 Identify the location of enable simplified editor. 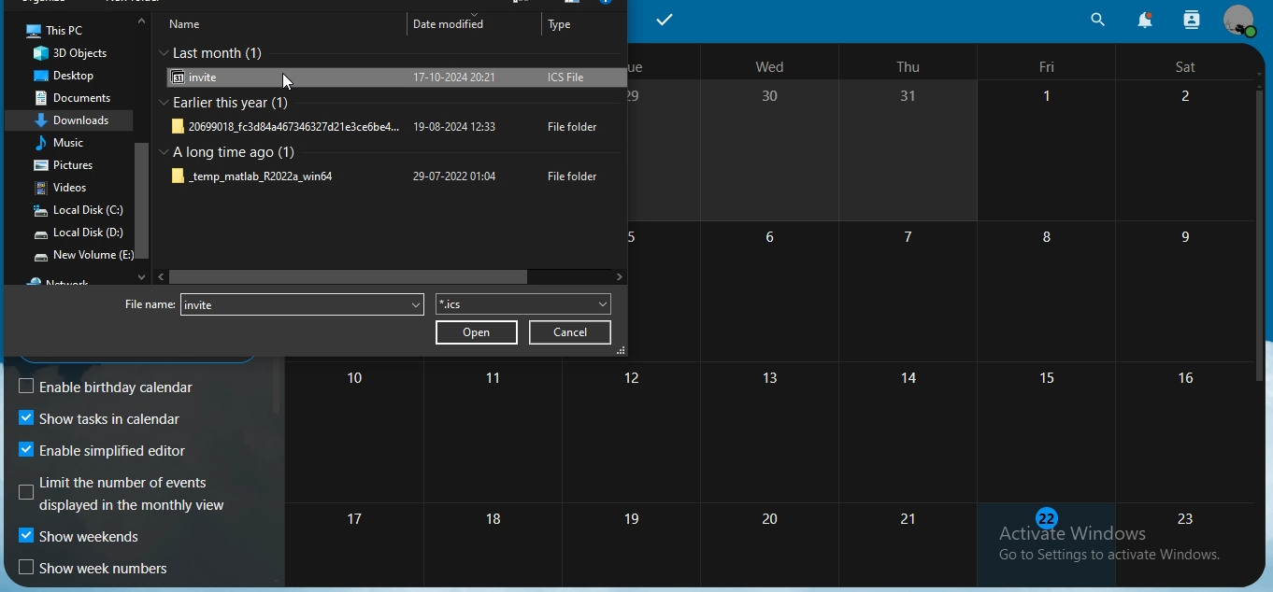
(110, 449).